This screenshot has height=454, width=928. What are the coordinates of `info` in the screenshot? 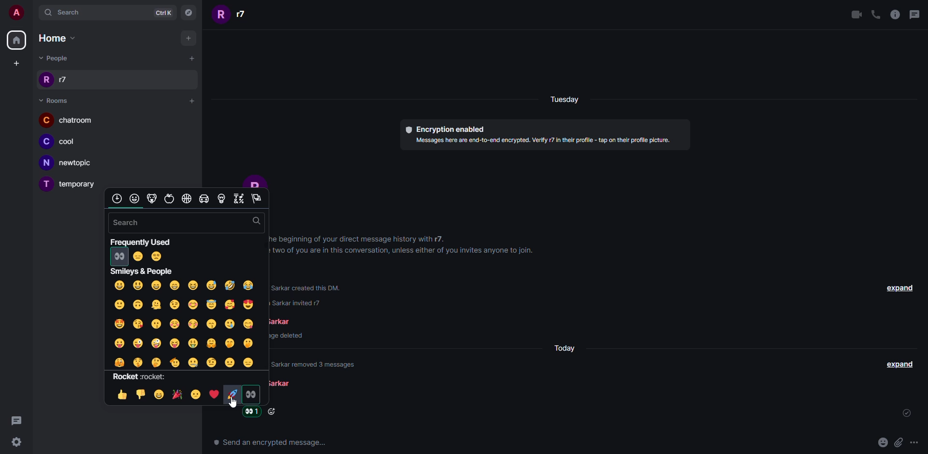 It's located at (895, 14).